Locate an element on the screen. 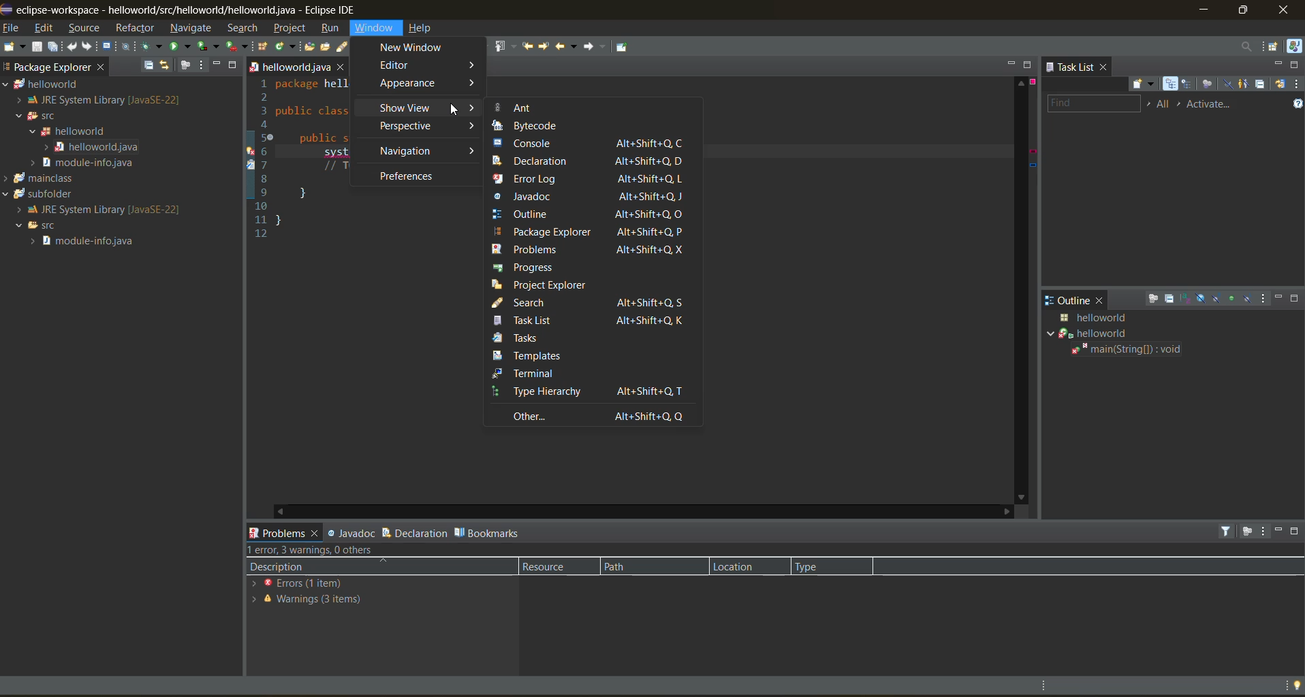 This screenshot has width=1305, height=697. new window is located at coordinates (415, 48).